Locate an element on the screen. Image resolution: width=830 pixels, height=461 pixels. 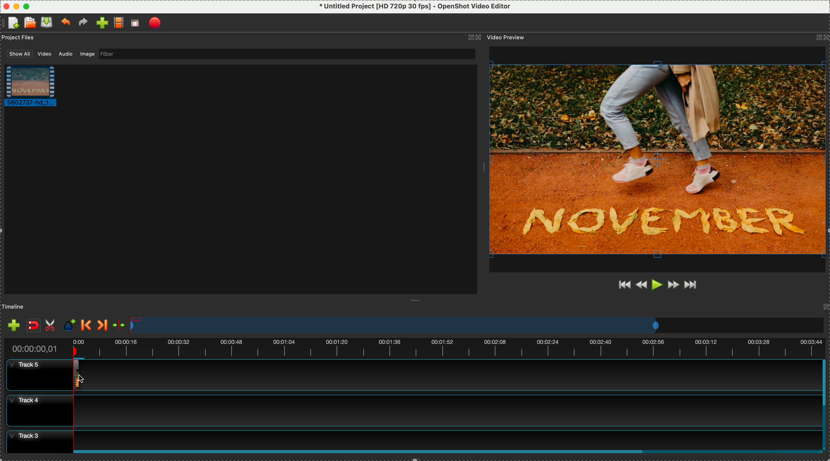
scroll bar is located at coordinates (825, 403).